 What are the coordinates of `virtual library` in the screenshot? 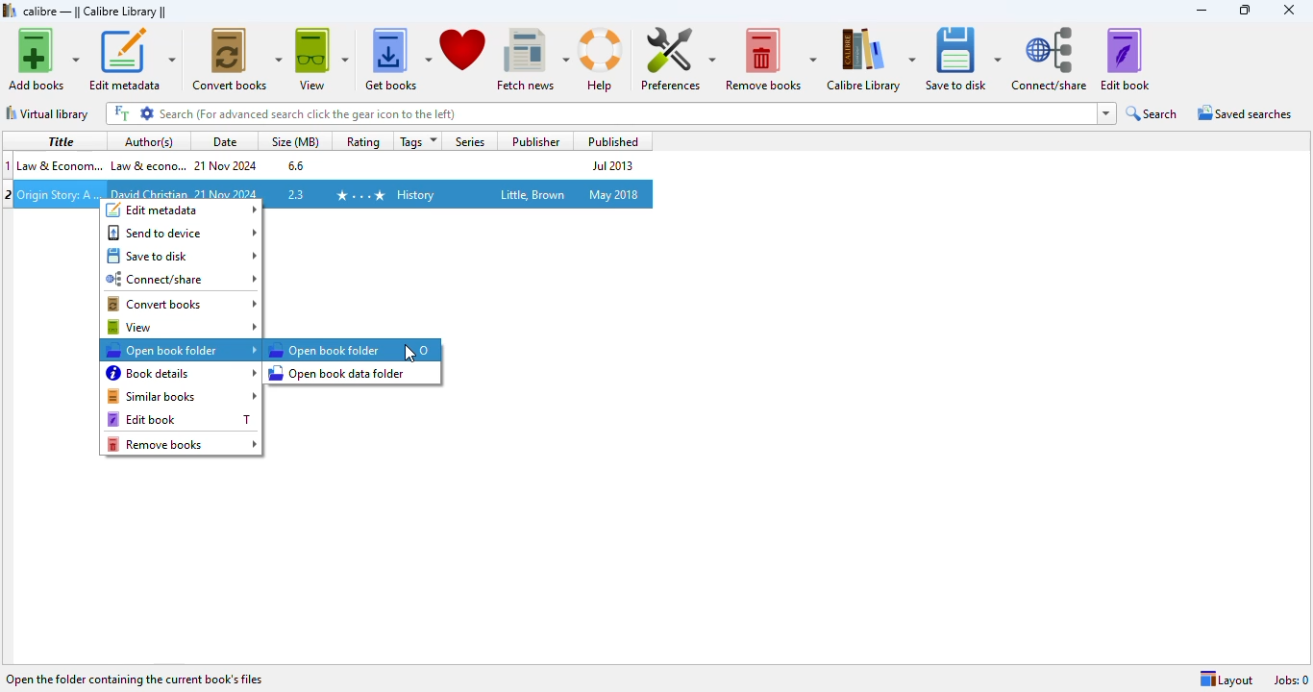 It's located at (48, 113).